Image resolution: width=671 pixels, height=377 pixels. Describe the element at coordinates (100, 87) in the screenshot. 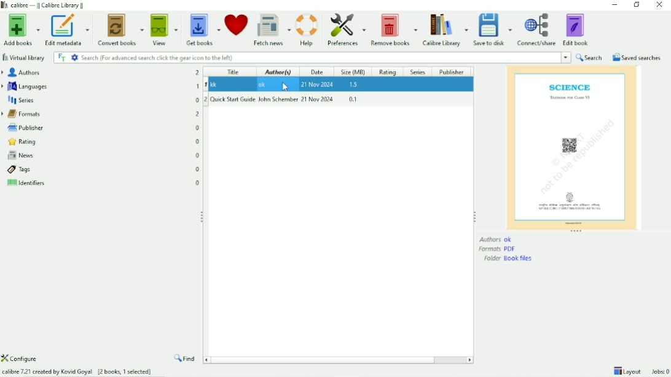

I see `Languages` at that location.